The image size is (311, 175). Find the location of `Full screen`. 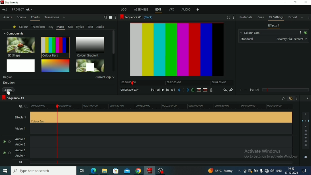

Full screen is located at coordinates (229, 17).